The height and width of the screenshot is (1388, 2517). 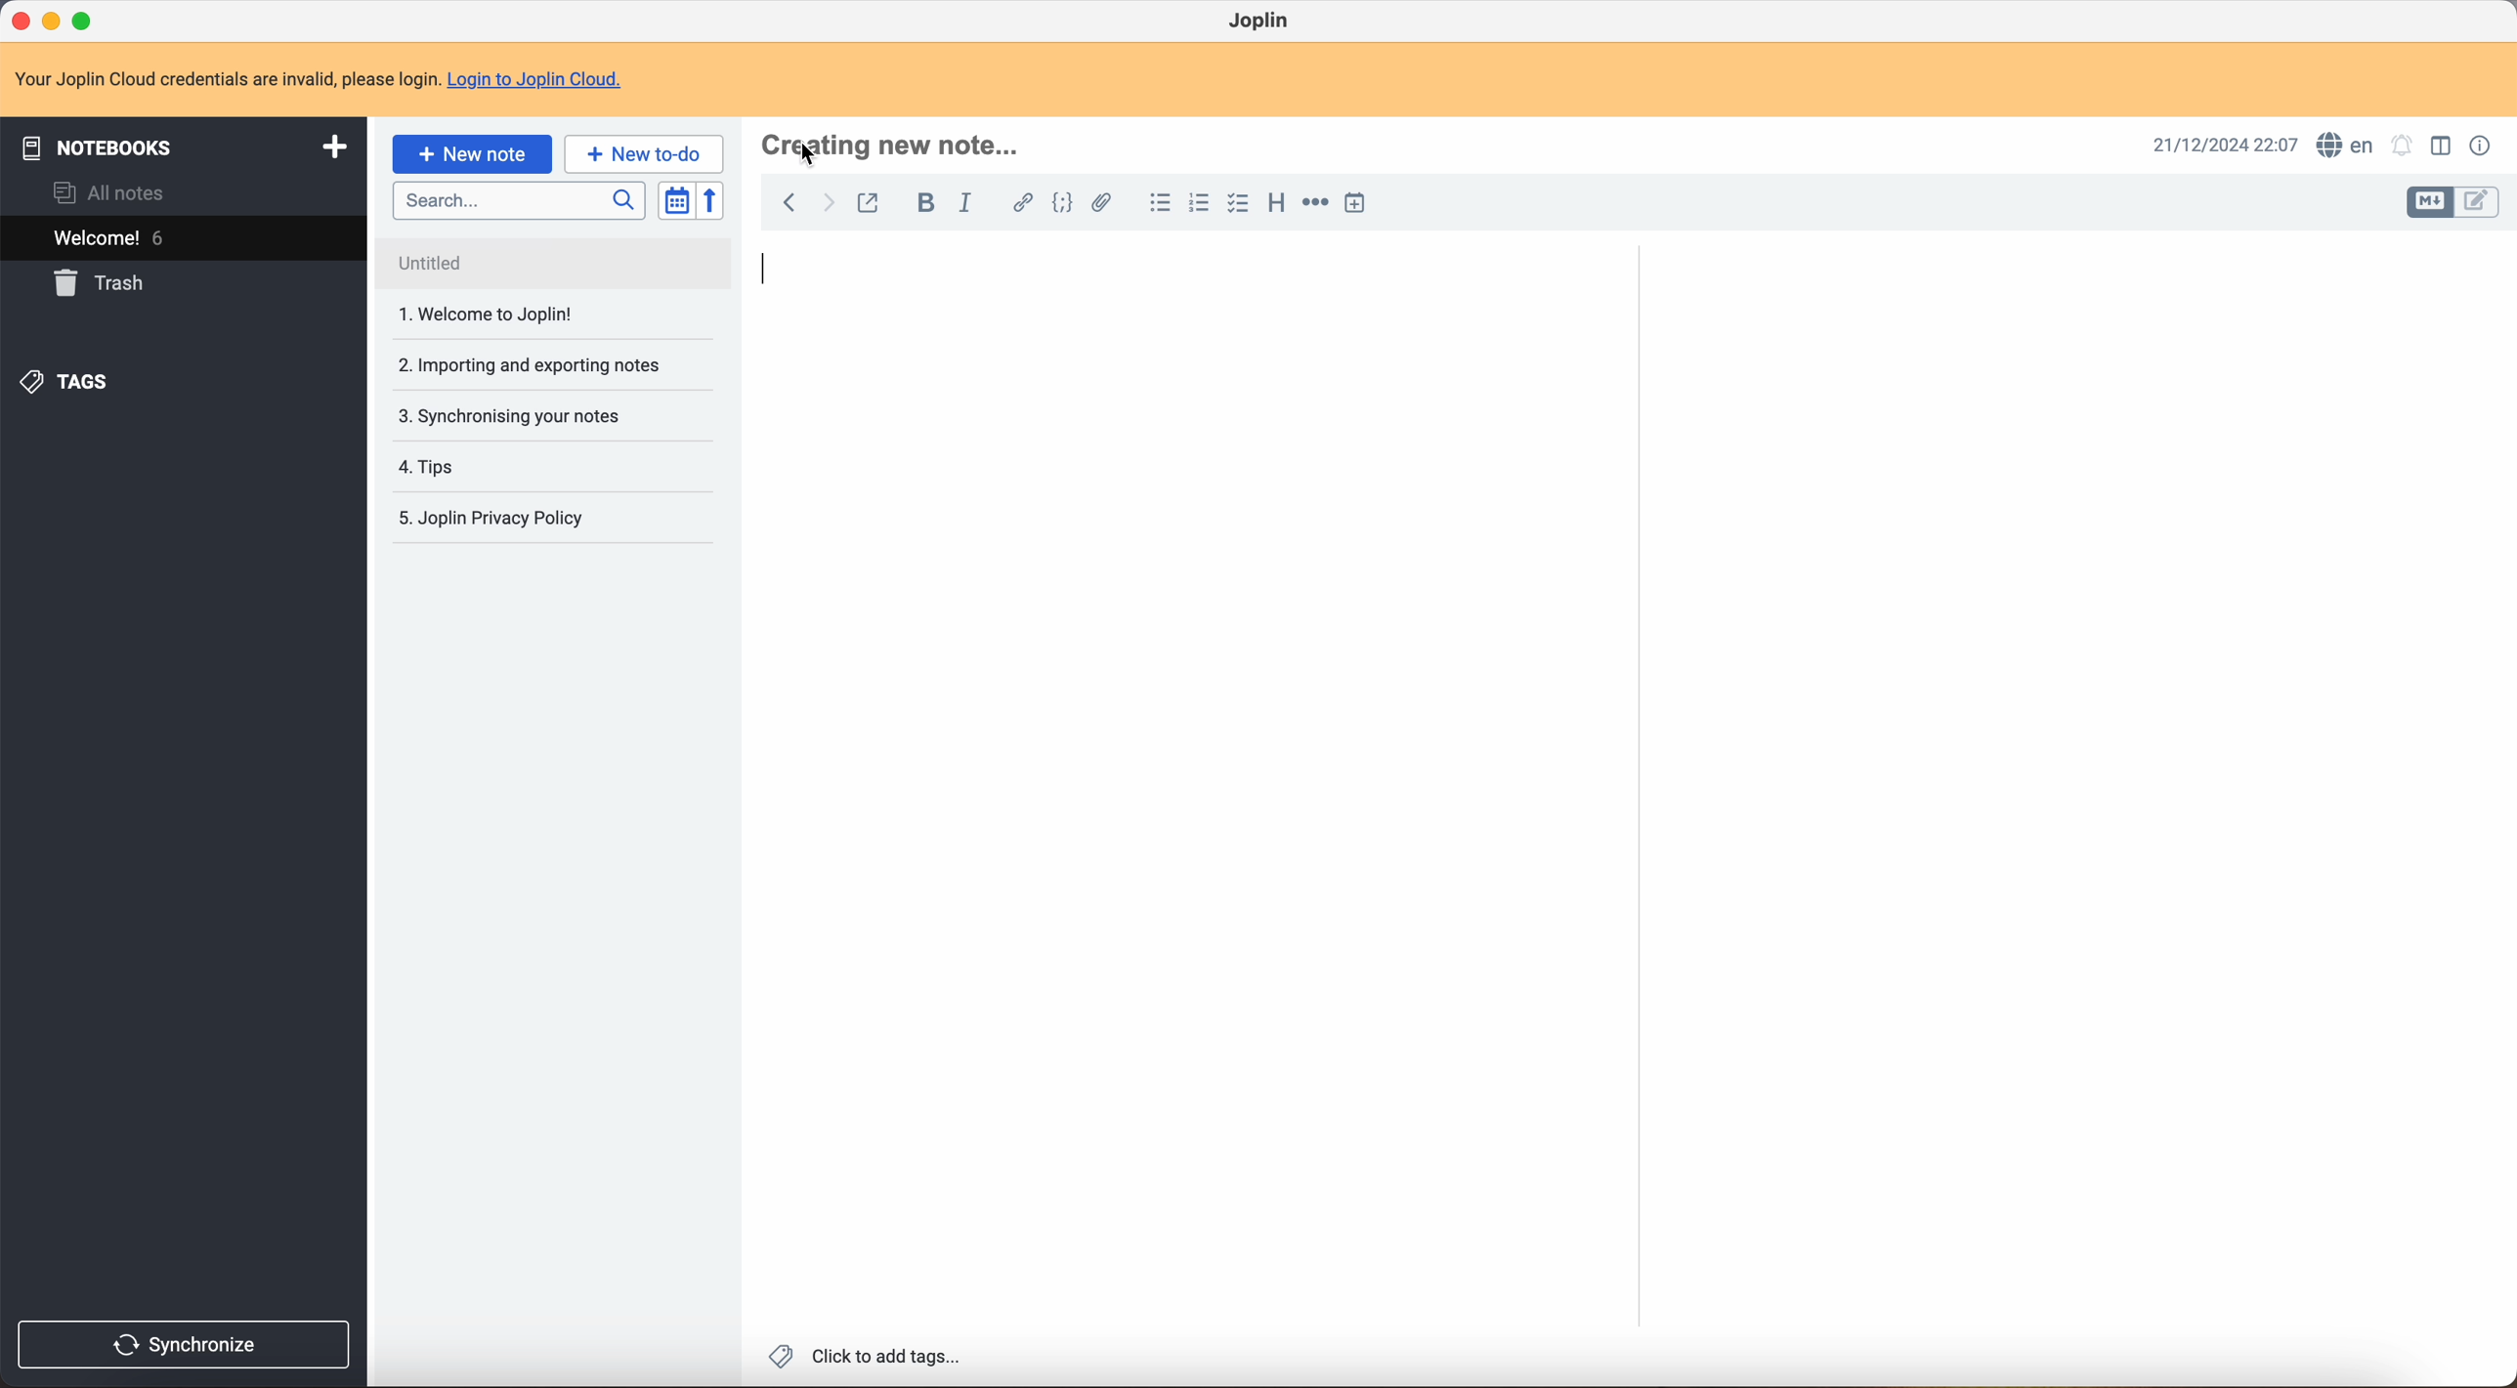 What do you see at coordinates (52, 20) in the screenshot?
I see `minimize program` at bounding box center [52, 20].